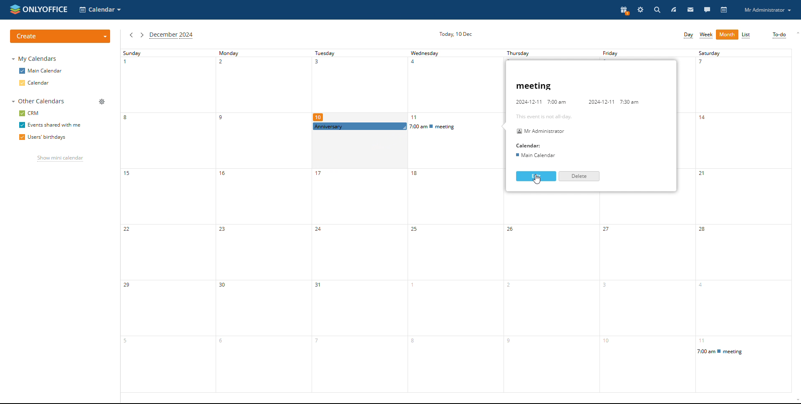 The height and width of the screenshot is (404, 801). Describe the element at coordinates (674, 10) in the screenshot. I see `feed` at that location.